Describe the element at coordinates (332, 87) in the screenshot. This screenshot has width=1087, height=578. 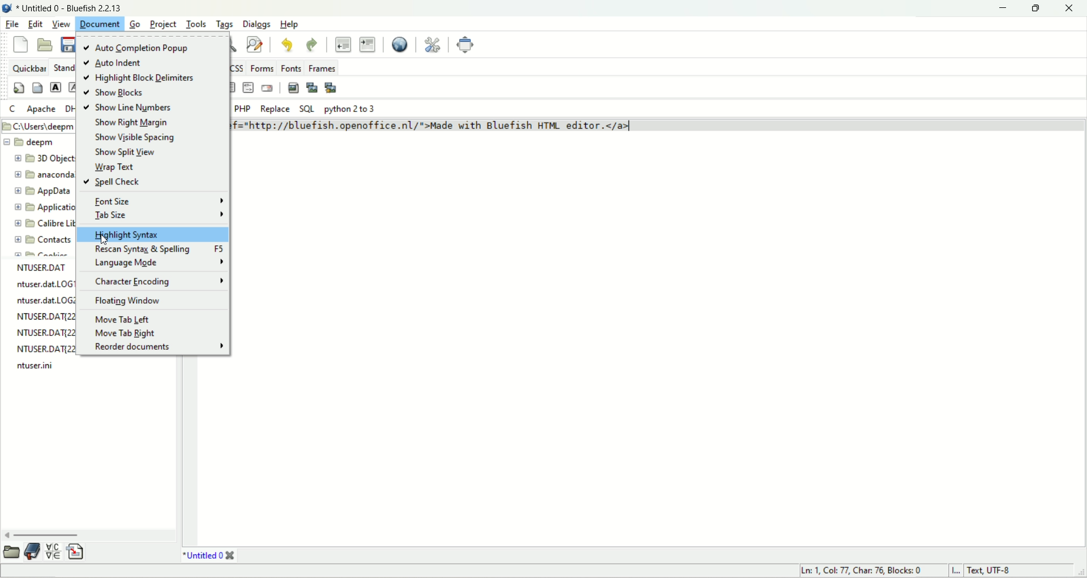
I see `MULTI THUMBNAIL` at that location.